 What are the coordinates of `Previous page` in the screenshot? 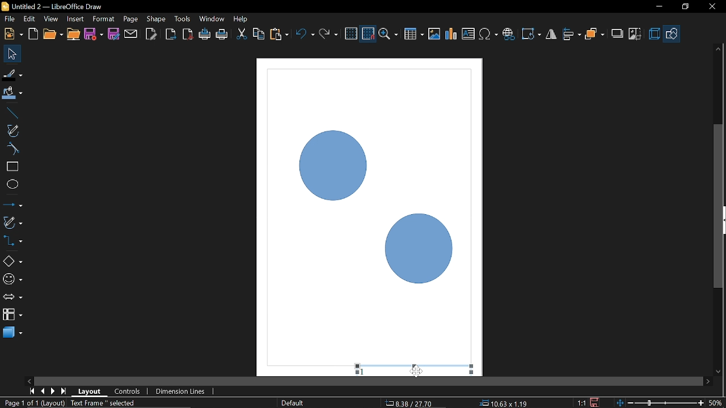 It's located at (44, 391).